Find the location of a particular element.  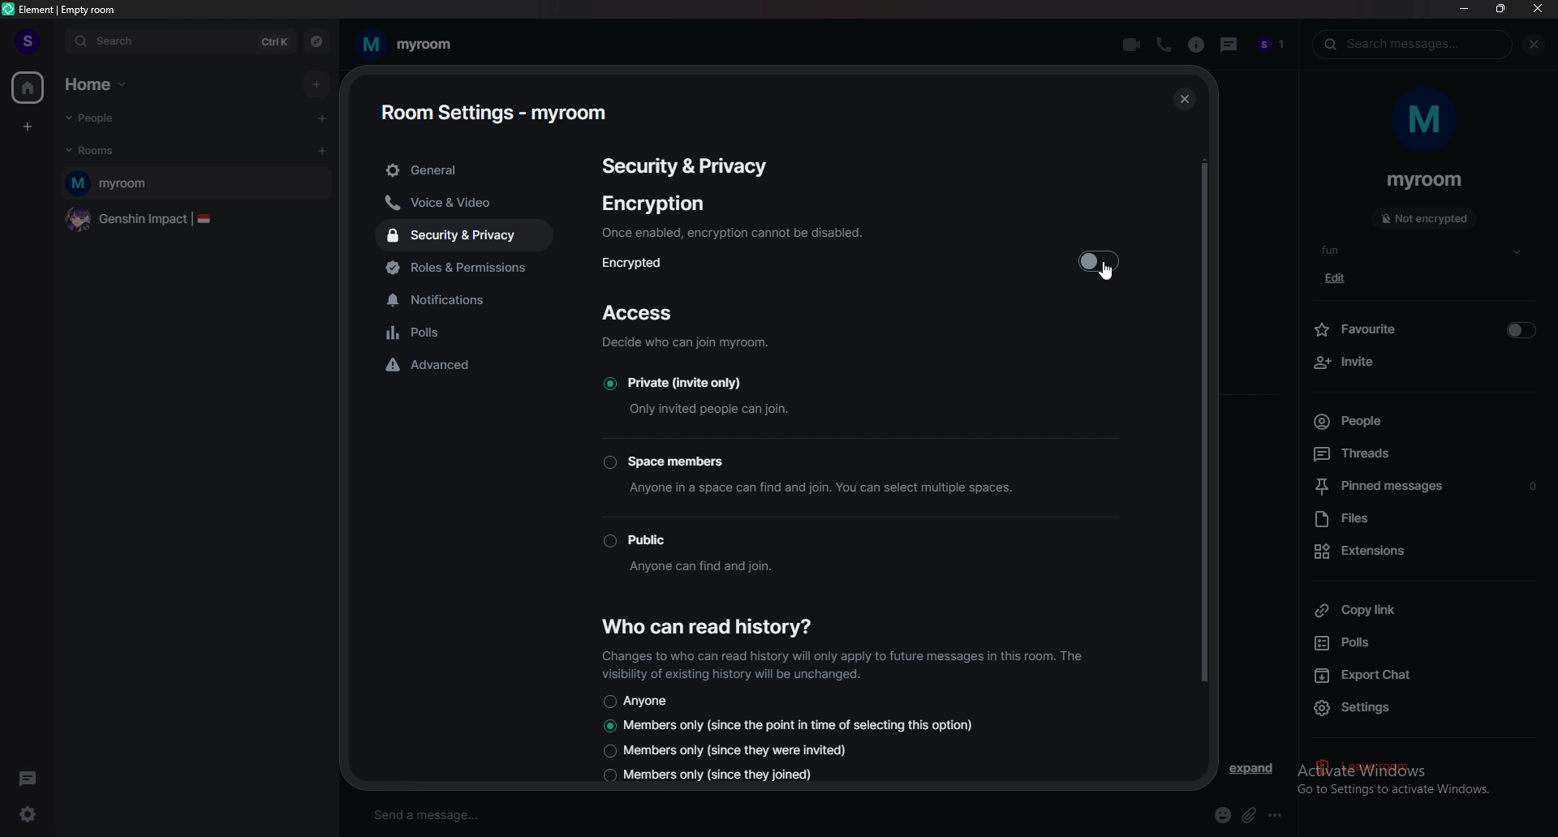

attach is located at coordinates (1249, 815).